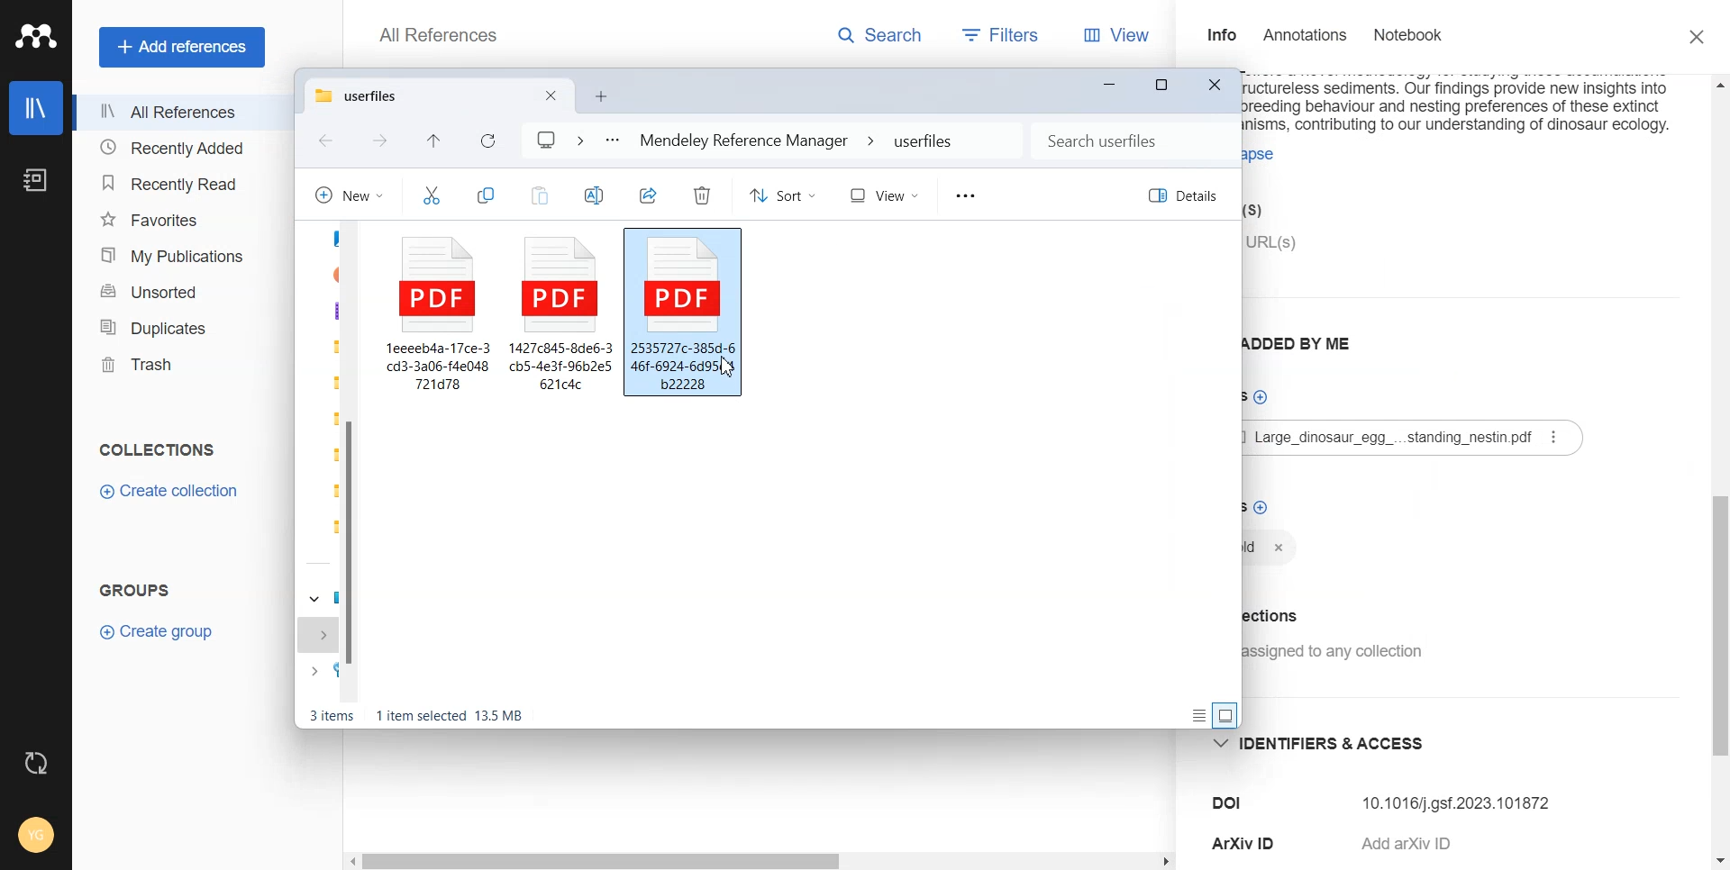 This screenshot has height=870, width=1730. I want to click on Annotations, so click(1307, 36).